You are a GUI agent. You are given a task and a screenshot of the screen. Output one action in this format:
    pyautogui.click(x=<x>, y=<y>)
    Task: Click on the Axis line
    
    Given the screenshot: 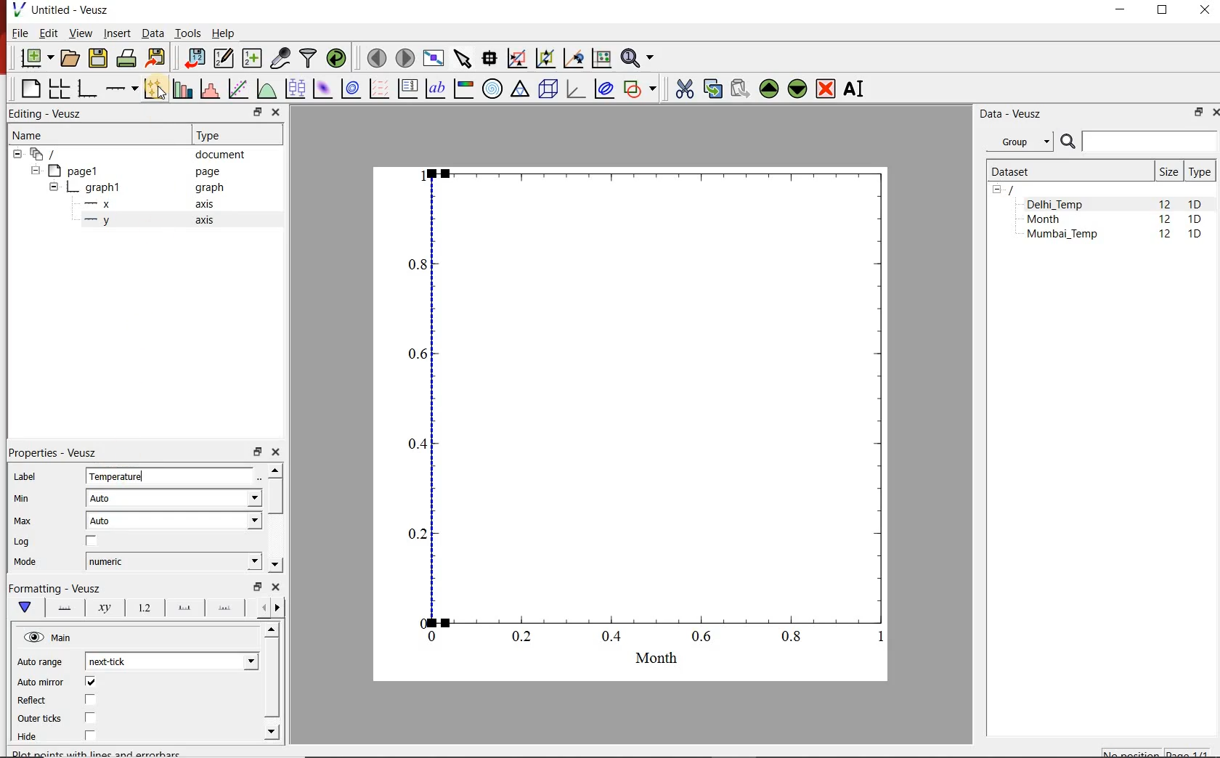 What is the action you would take?
    pyautogui.click(x=62, y=608)
    